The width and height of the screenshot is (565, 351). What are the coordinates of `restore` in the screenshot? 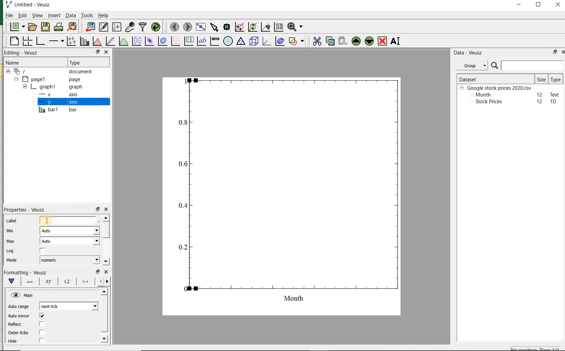 It's located at (98, 209).